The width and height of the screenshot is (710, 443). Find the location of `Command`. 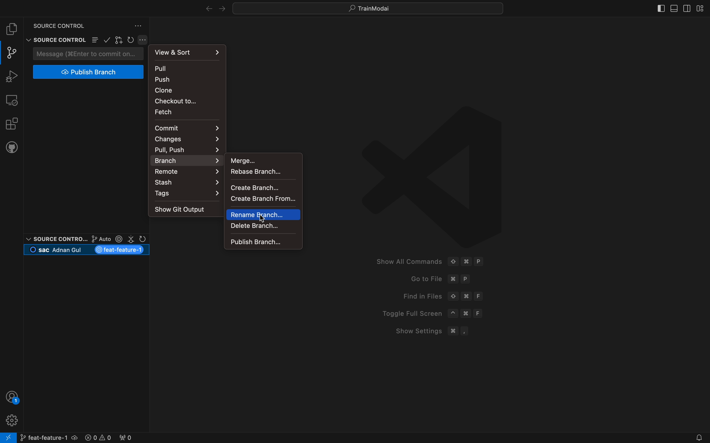

Command is located at coordinates (466, 296).